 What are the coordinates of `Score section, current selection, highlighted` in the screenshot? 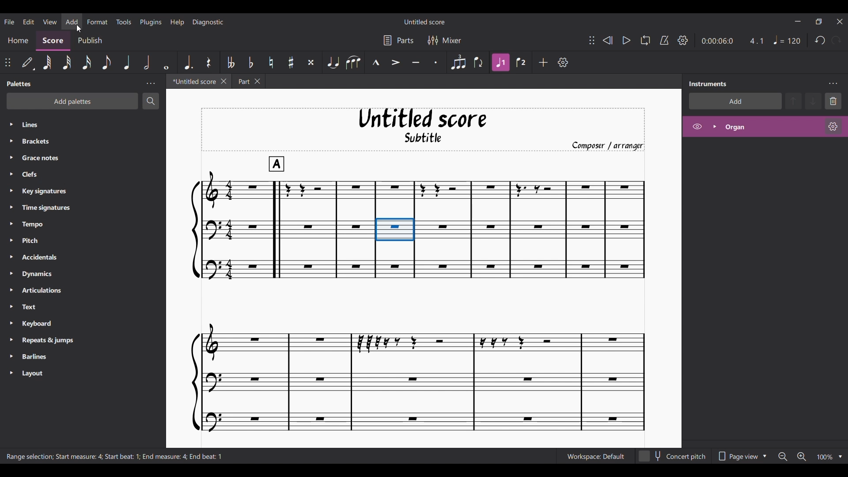 It's located at (53, 40).